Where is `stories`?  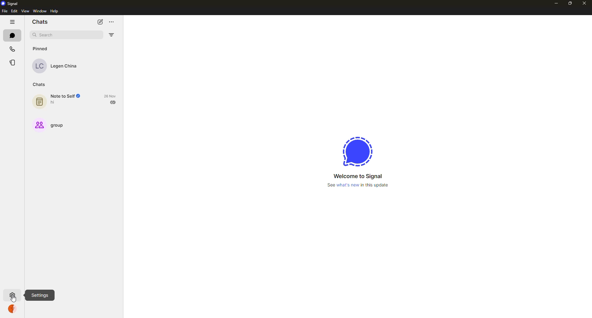
stories is located at coordinates (12, 62).